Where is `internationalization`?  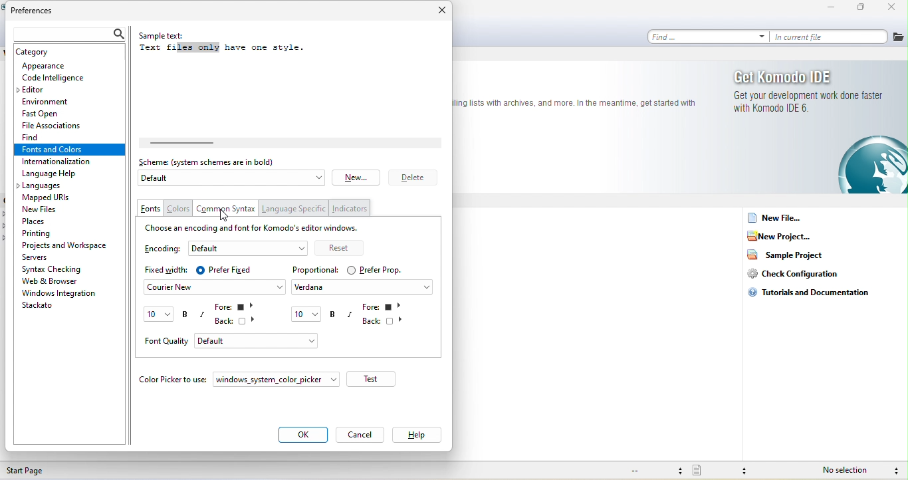
internationalization is located at coordinates (68, 162).